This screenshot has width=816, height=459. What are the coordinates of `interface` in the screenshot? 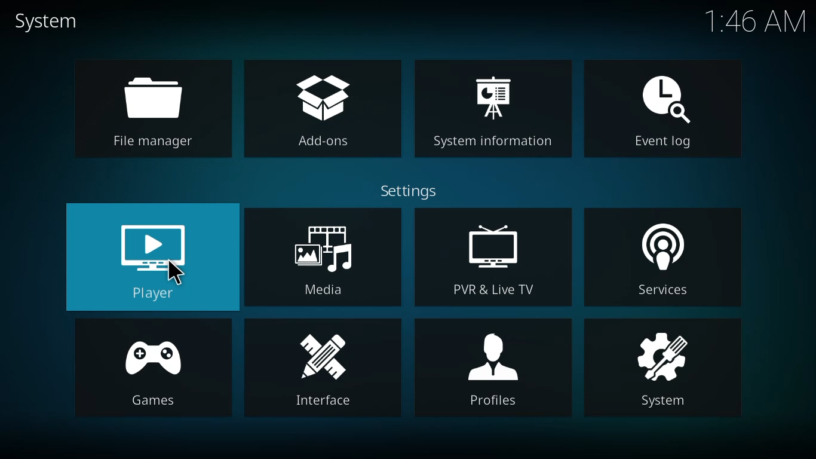 It's located at (324, 371).